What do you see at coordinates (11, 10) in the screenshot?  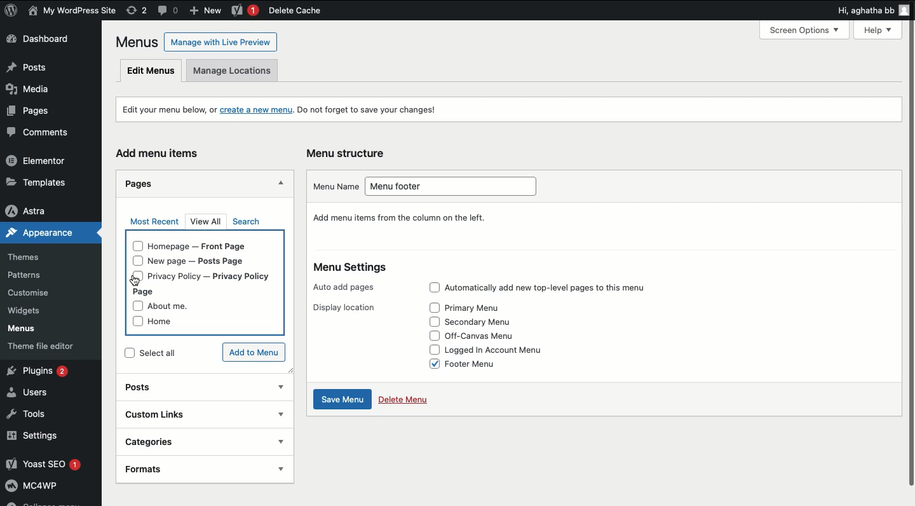 I see `WordPress Logo` at bounding box center [11, 10].